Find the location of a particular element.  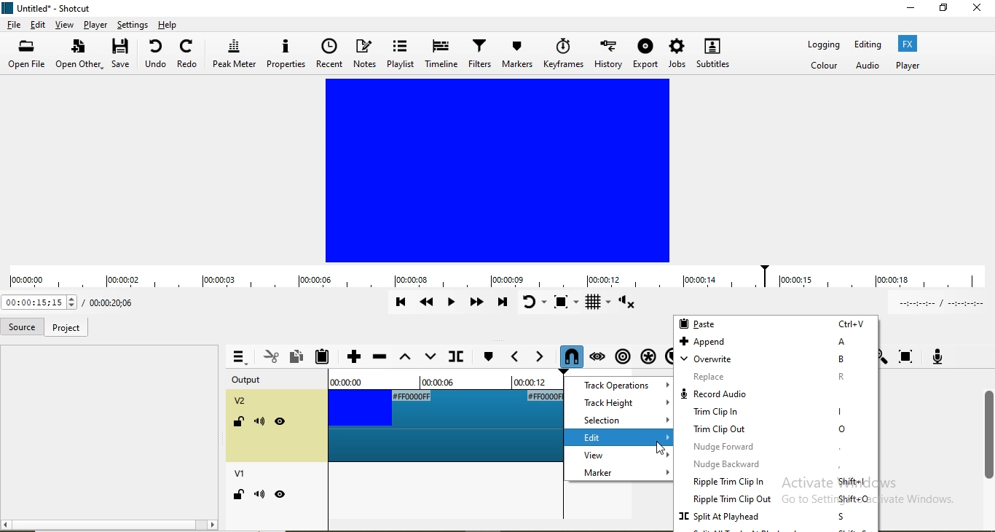

file is located at coordinates (14, 26).